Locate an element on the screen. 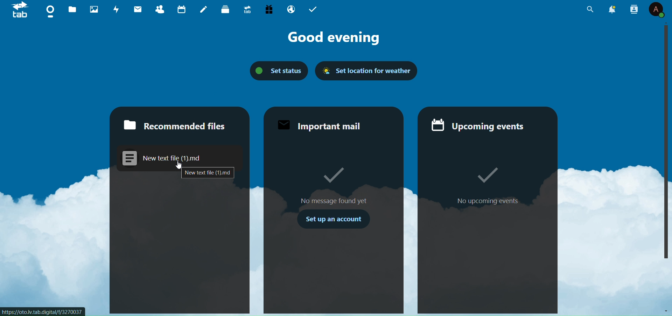  user is located at coordinates (657, 10).